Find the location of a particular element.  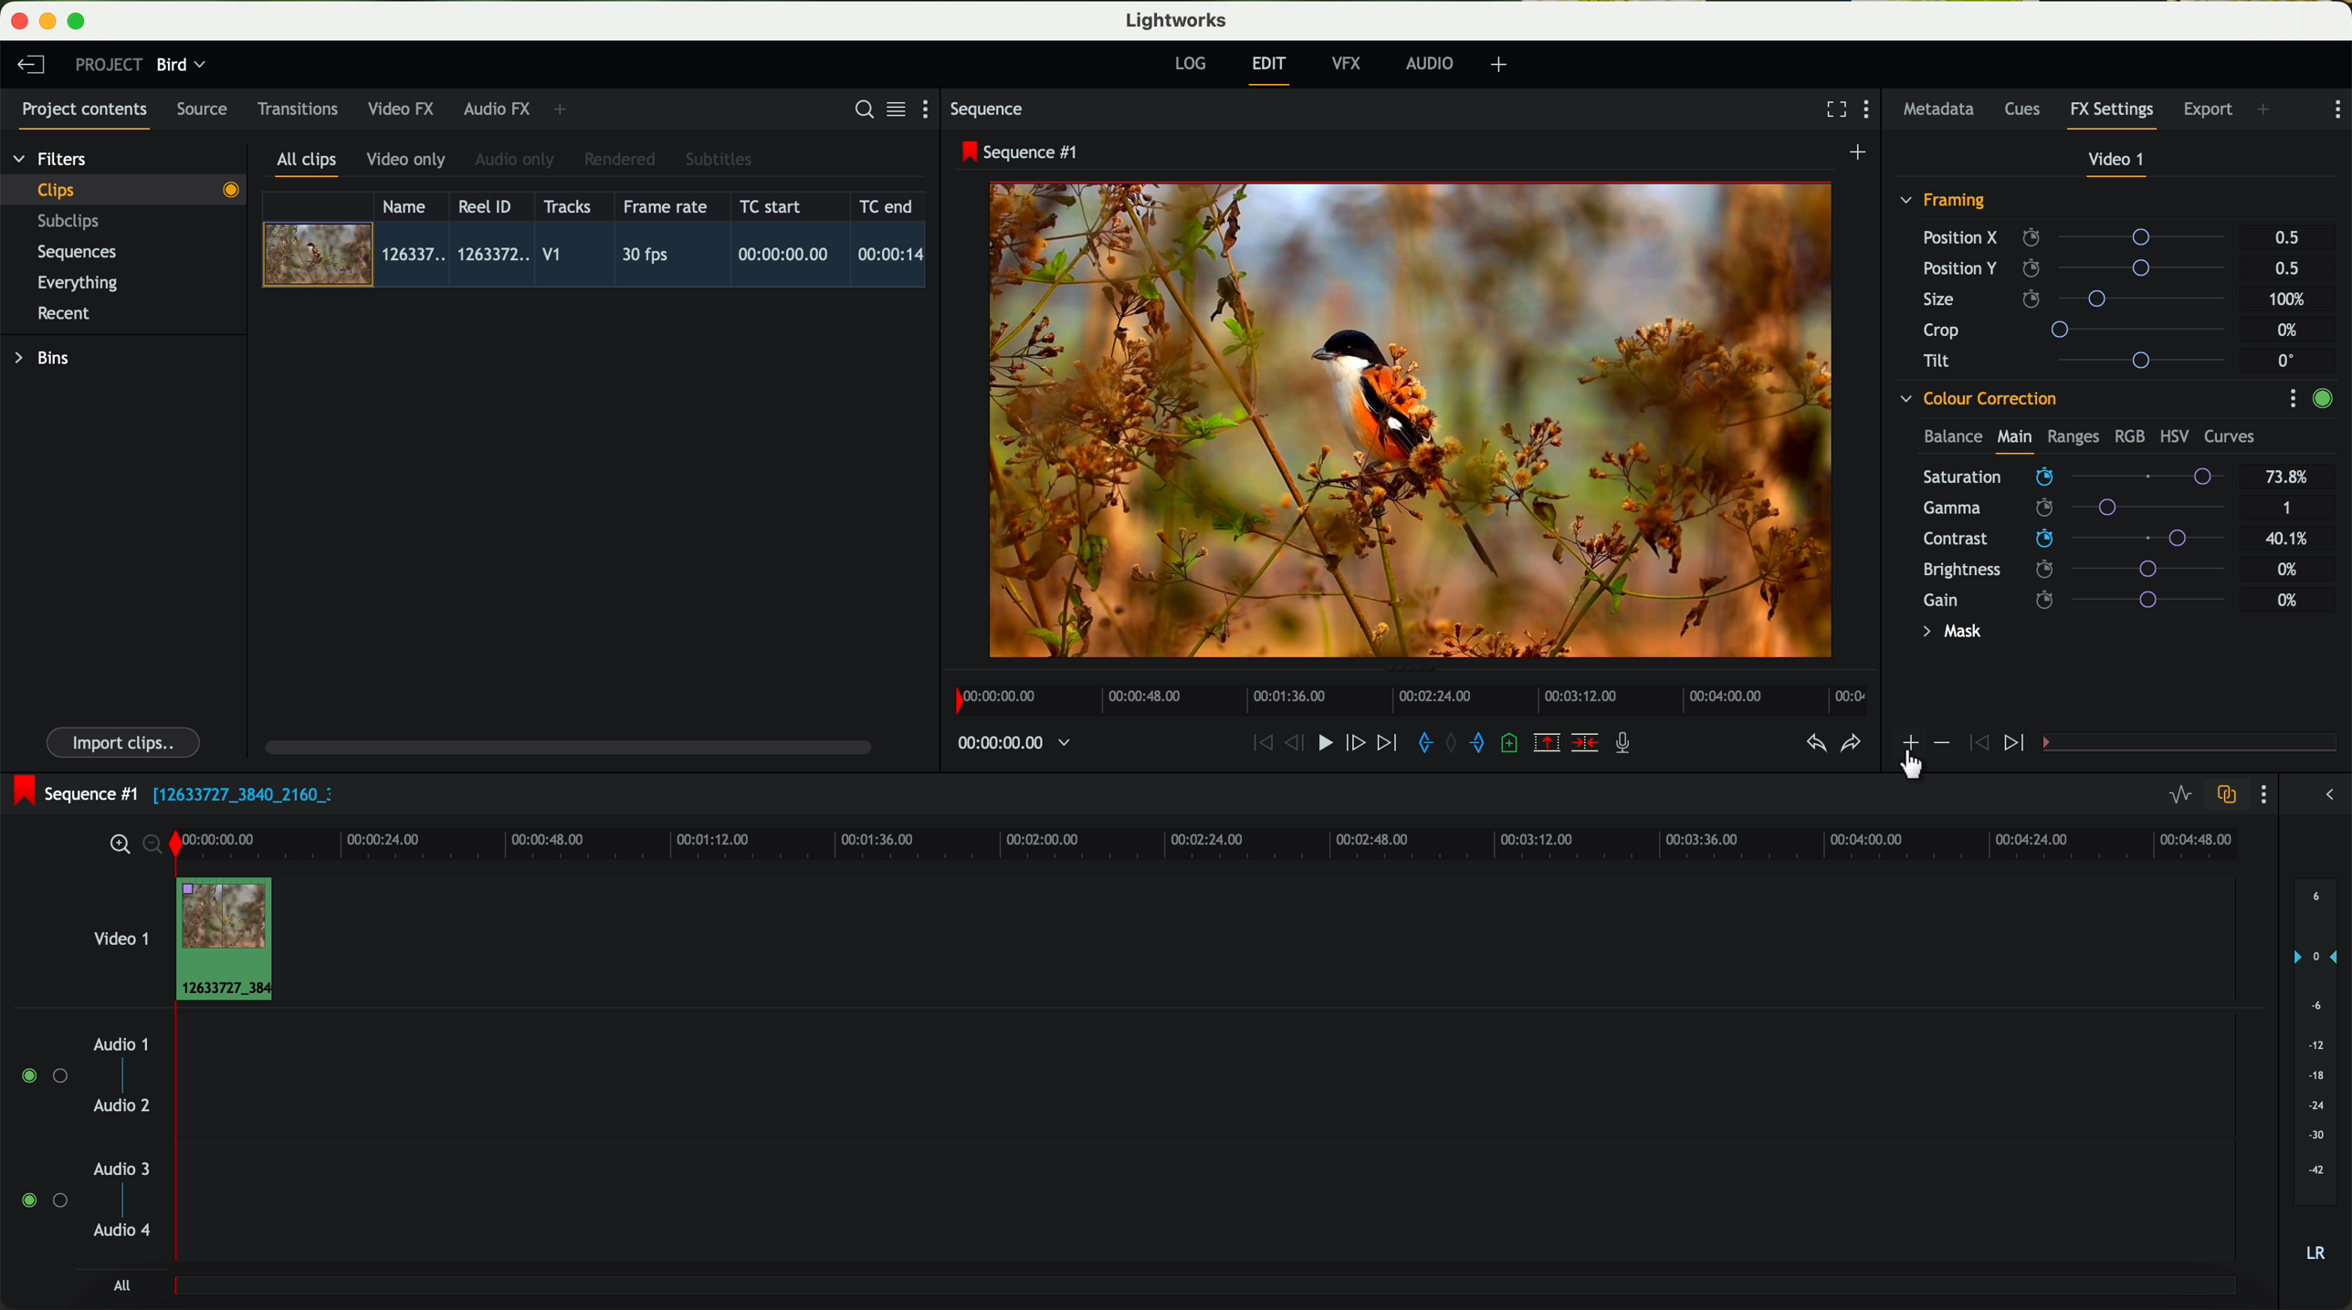

clips is located at coordinates (124, 189).